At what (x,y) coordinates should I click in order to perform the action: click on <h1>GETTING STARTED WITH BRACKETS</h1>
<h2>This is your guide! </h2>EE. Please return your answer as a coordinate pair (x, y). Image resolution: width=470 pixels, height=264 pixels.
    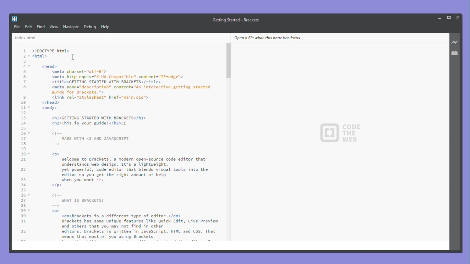
    Looking at the image, I should click on (99, 121).